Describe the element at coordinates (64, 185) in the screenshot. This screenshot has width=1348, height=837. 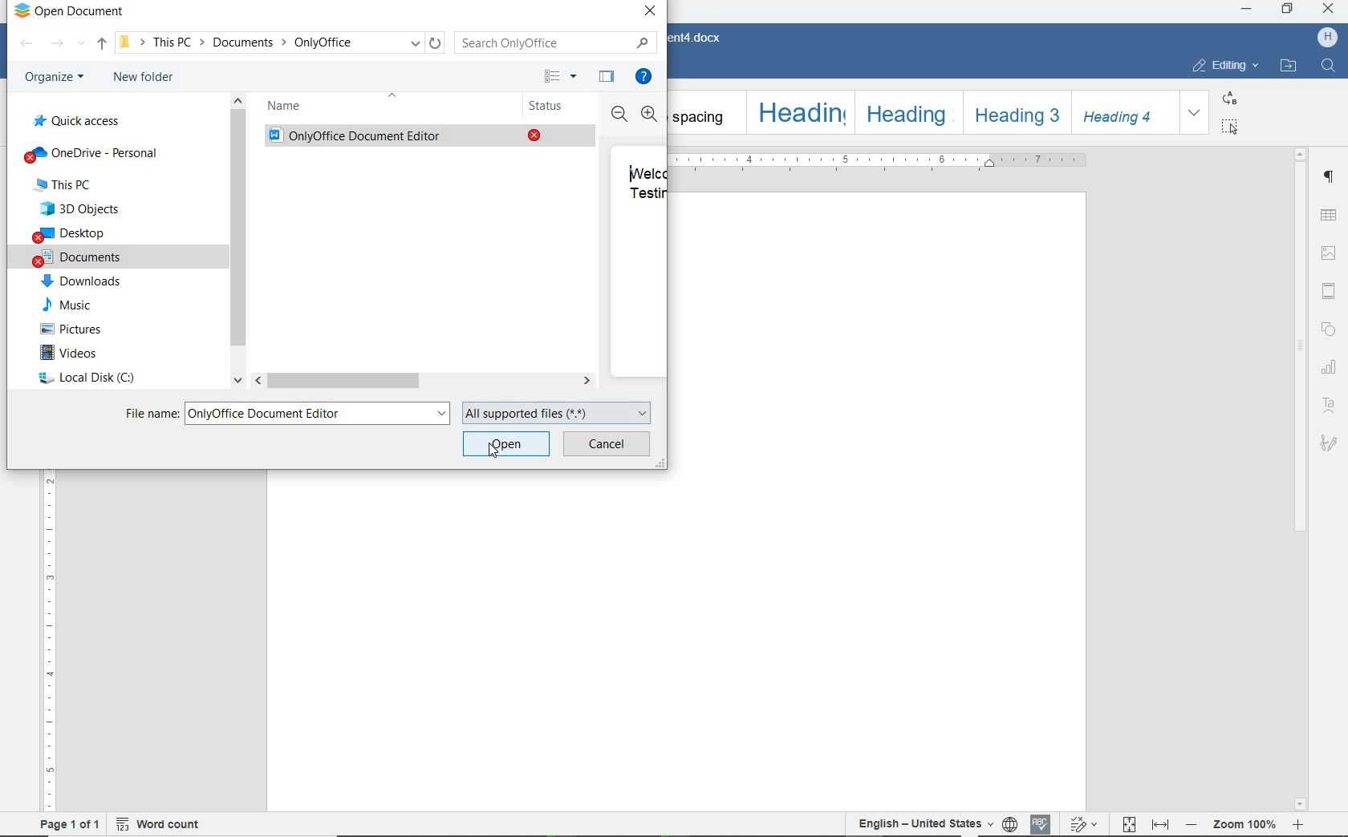
I see `This Pc` at that location.